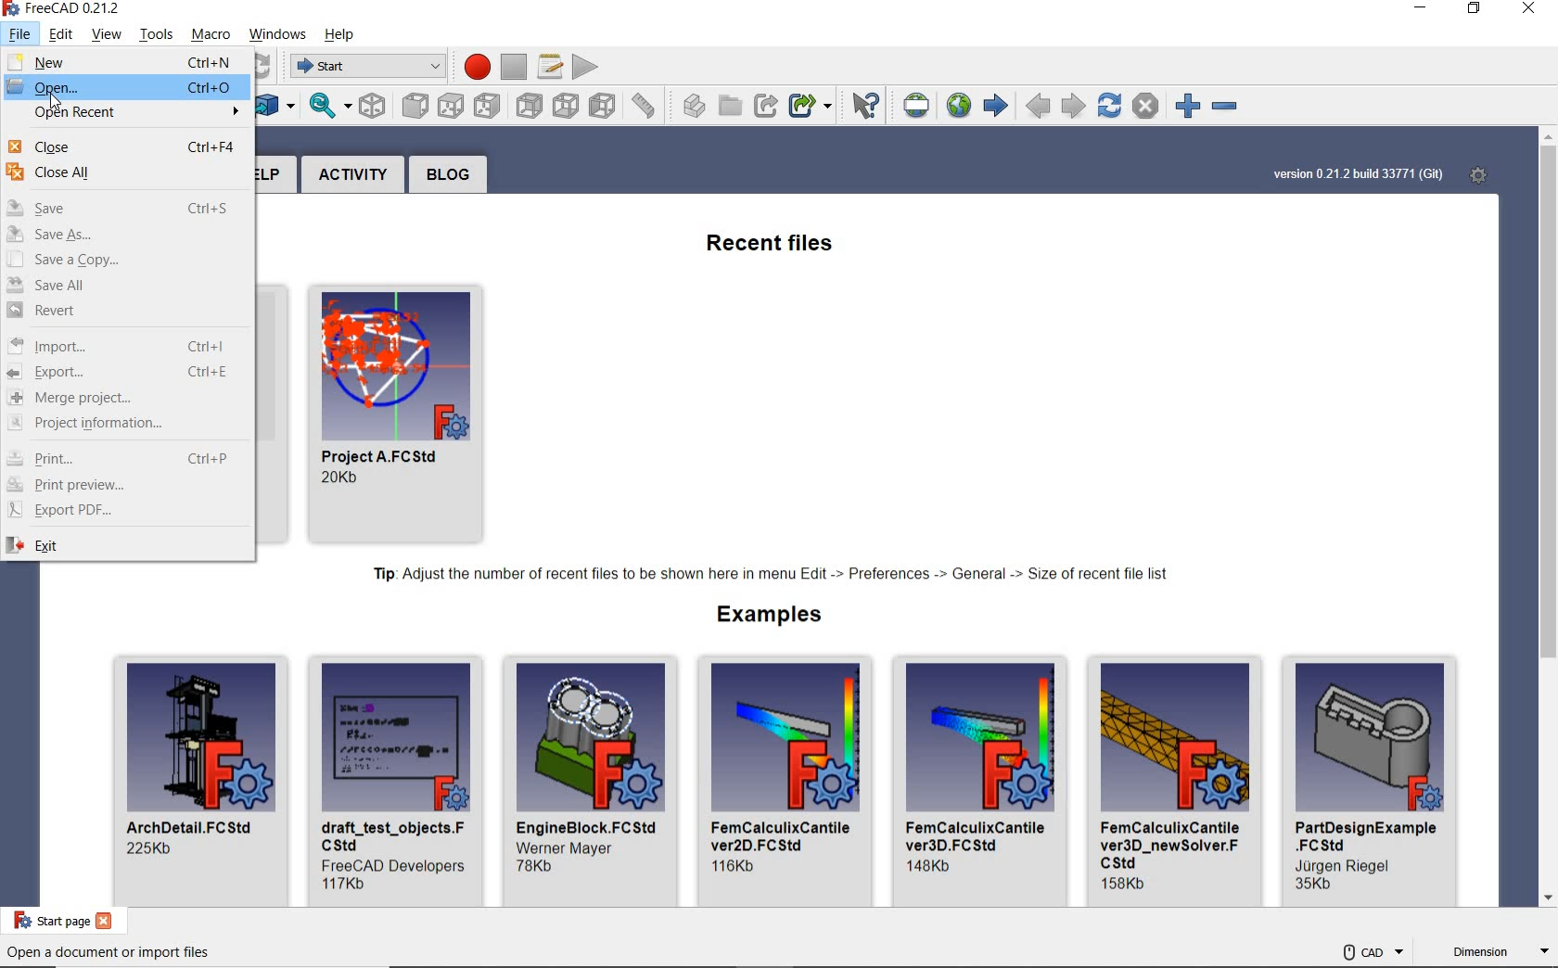 The width and height of the screenshot is (1558, 968). Describe the element at coordinates (765, 107) in the screenshot. I see `MAKE LINK` at that location.